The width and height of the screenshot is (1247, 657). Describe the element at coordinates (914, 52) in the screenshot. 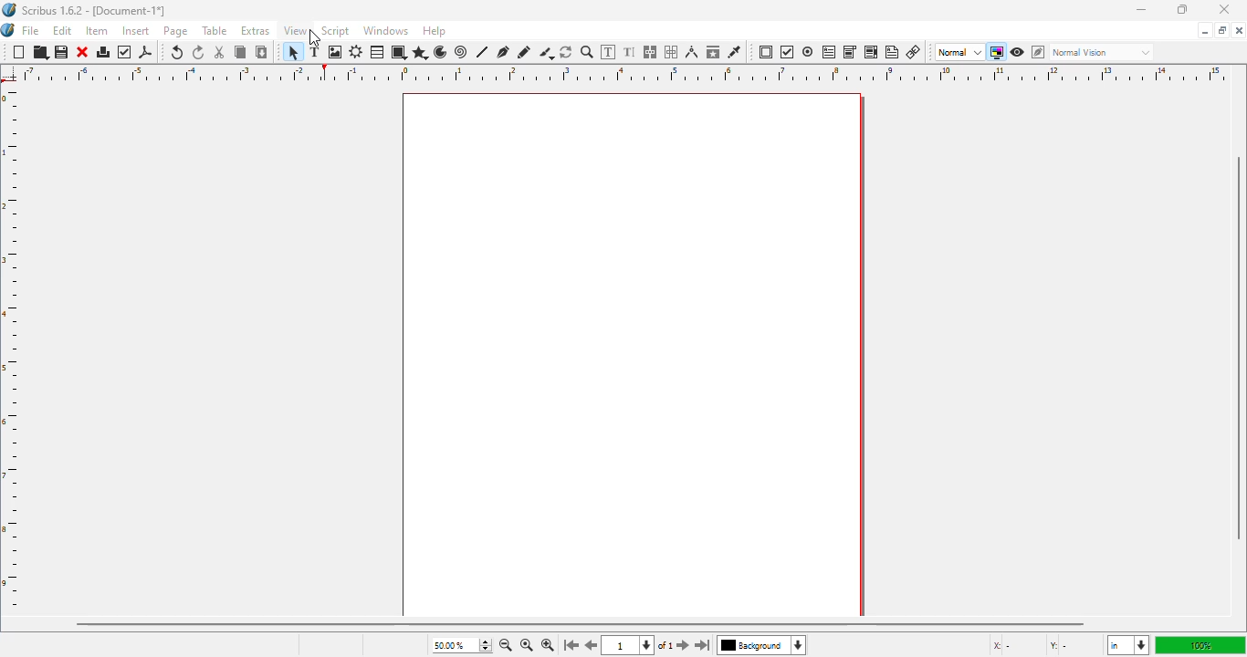

I see `link annotation` at that location.